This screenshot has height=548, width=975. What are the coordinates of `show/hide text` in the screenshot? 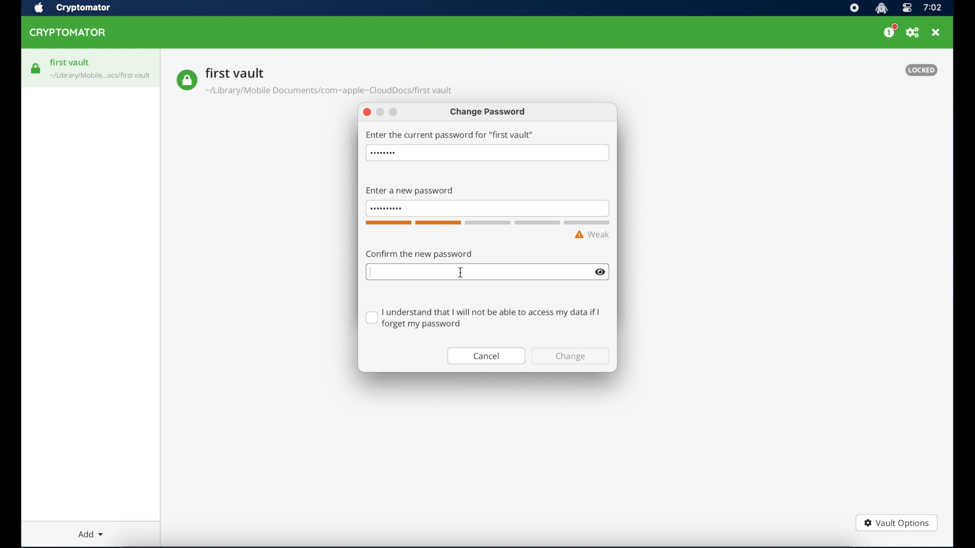 It's located at (600, 271).